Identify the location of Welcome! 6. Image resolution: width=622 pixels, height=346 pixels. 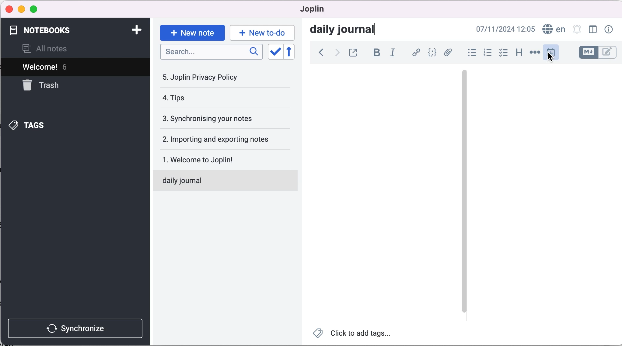
(61, 68).